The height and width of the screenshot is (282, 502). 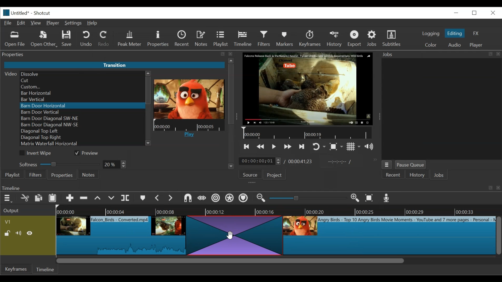 I want to click on Record audio, so click(x=386, y=198).